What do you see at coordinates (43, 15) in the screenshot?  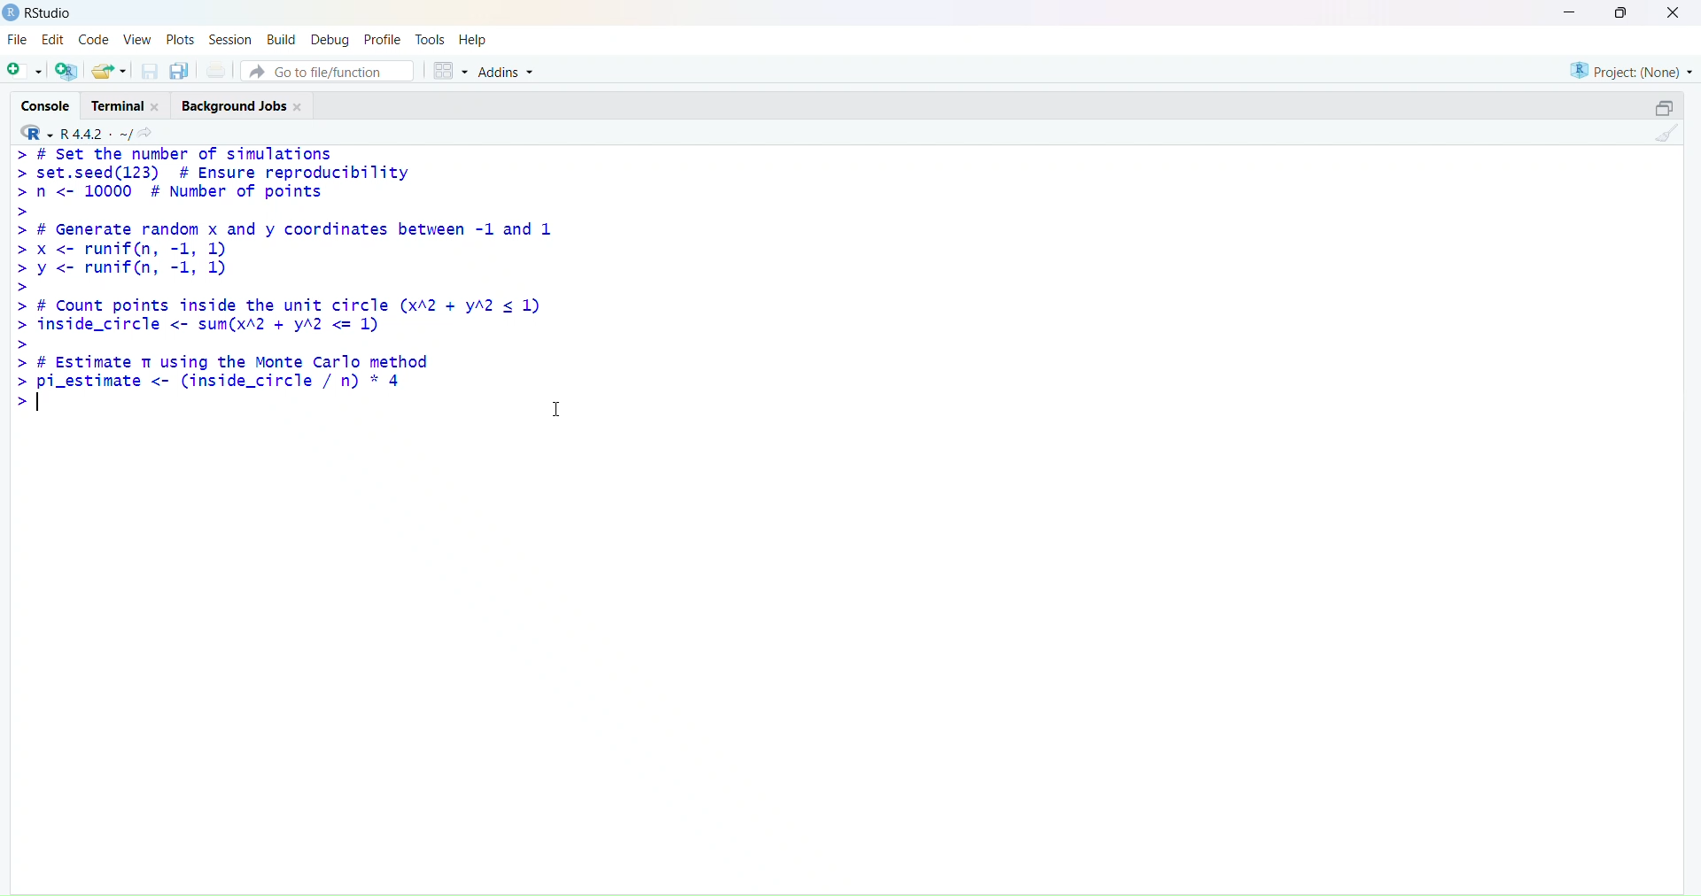 I see `RStudio` at bounding box center [43, 15].